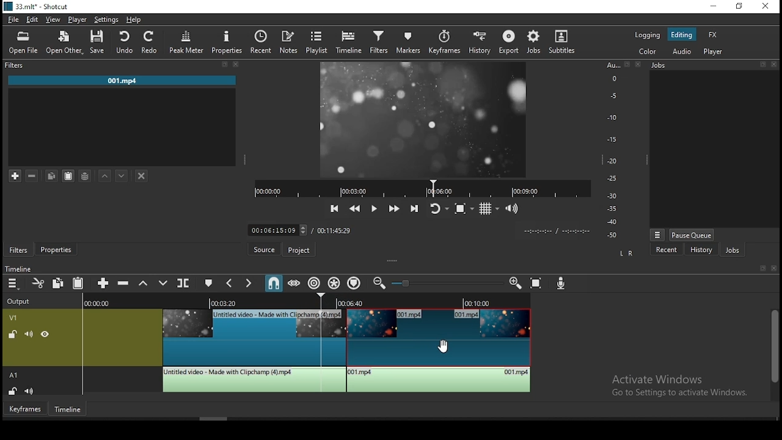 The width and height of the screenshot is (782, 440). Describe the element at coordinates (227, 283) in the screenshot. I see `previous marker` at that location.